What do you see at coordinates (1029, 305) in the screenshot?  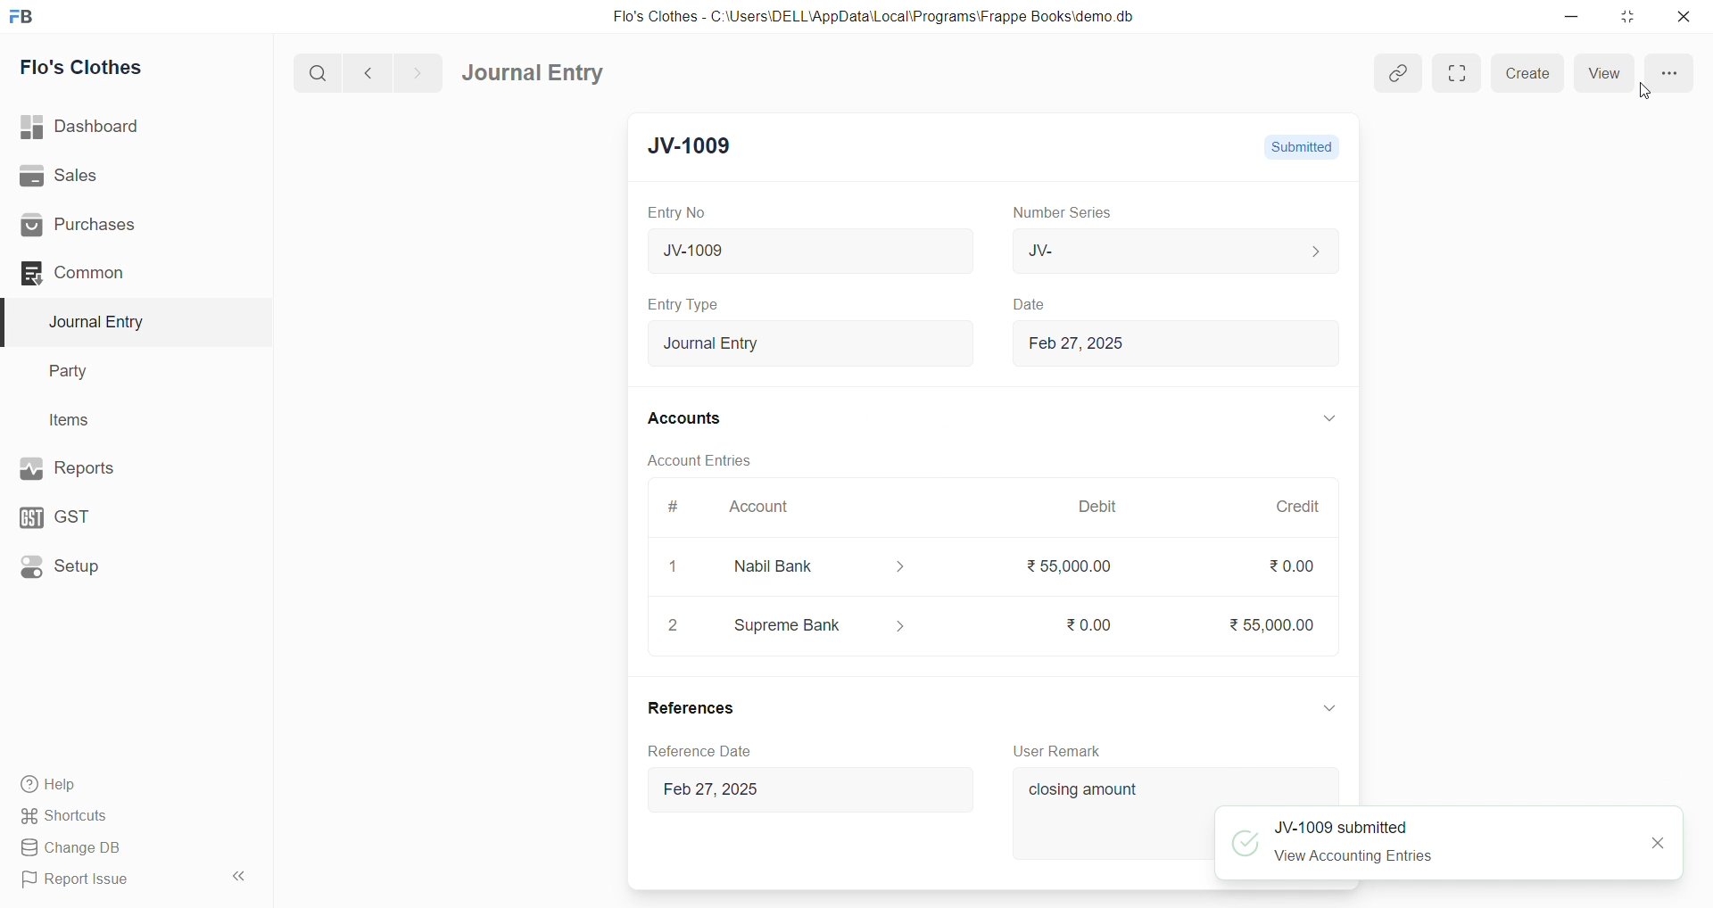 I see `Date` at bounding box center [1029, 305].